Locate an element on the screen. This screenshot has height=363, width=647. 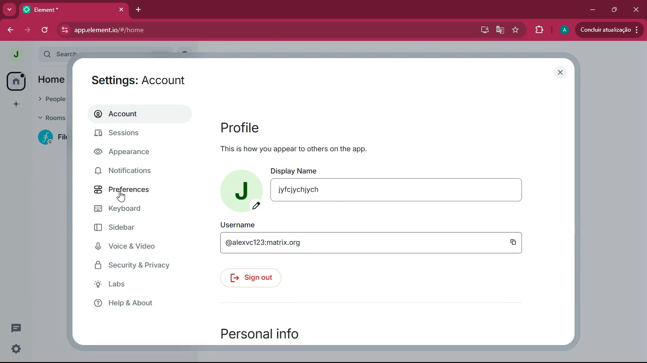
maximize is located at coordinates (614, 9).